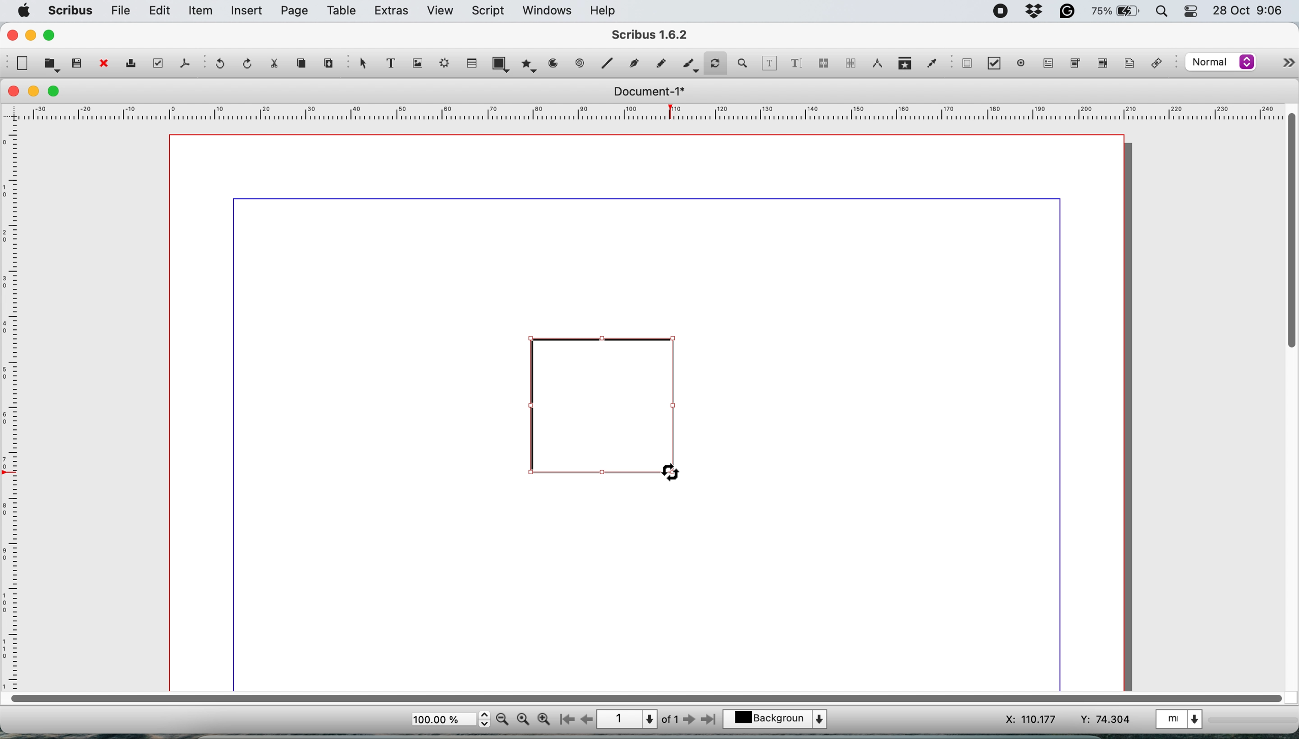 This screenshot has height=739, width=1299. I want to click on paste, so click(329, 64).